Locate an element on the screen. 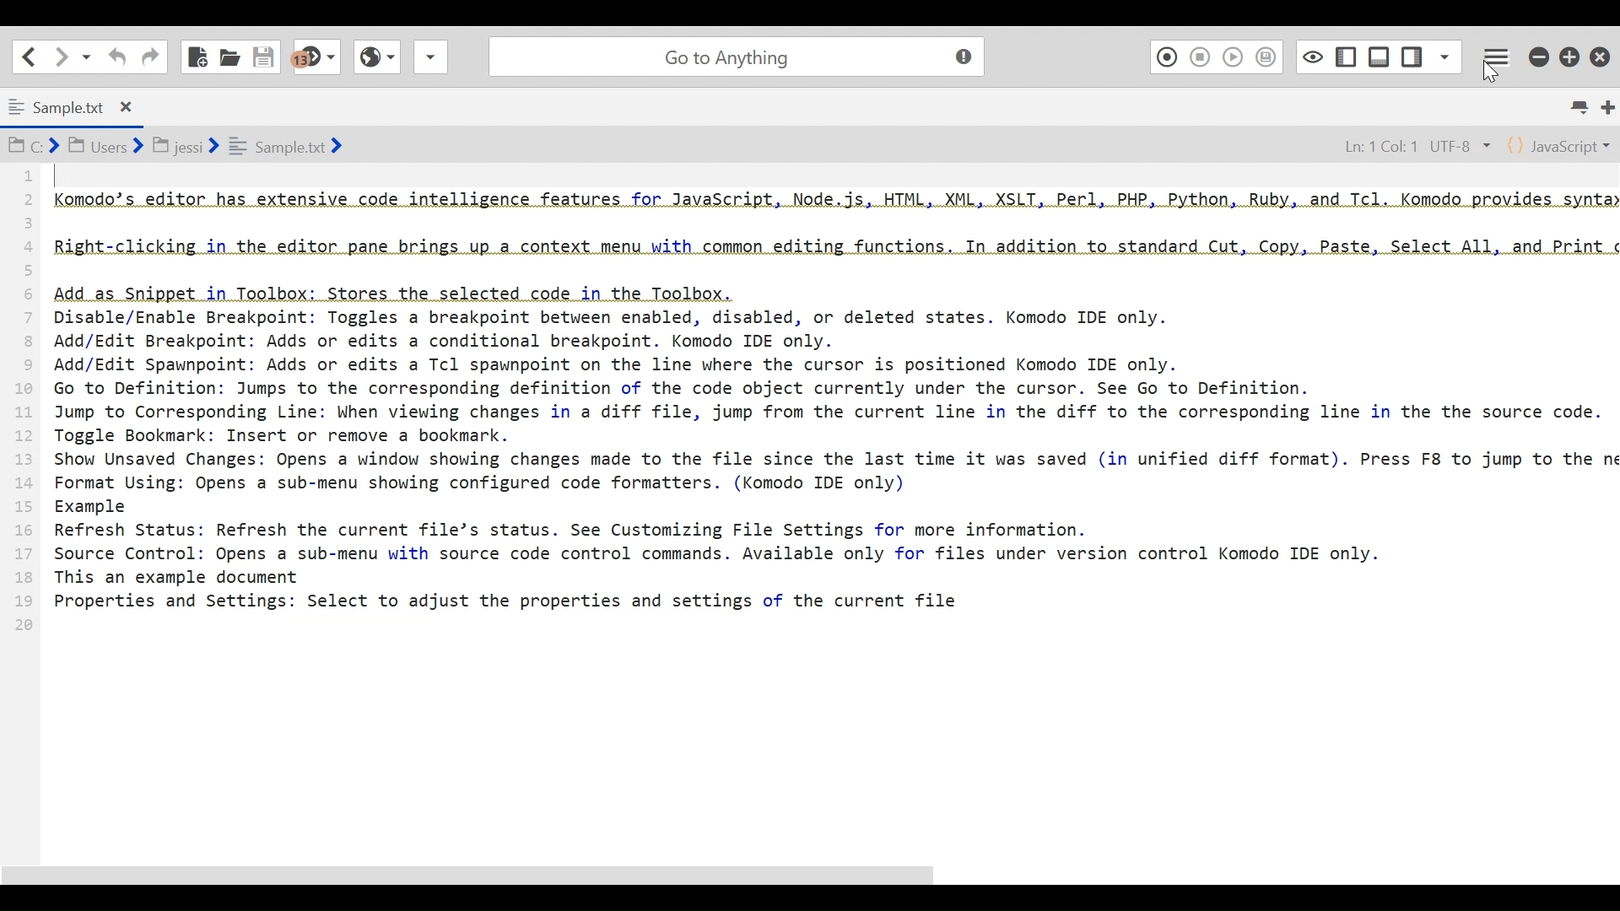 The height and width of the screenshot is (911, 1620). Toggle Focus mode is located at coordinates (1310, 56).